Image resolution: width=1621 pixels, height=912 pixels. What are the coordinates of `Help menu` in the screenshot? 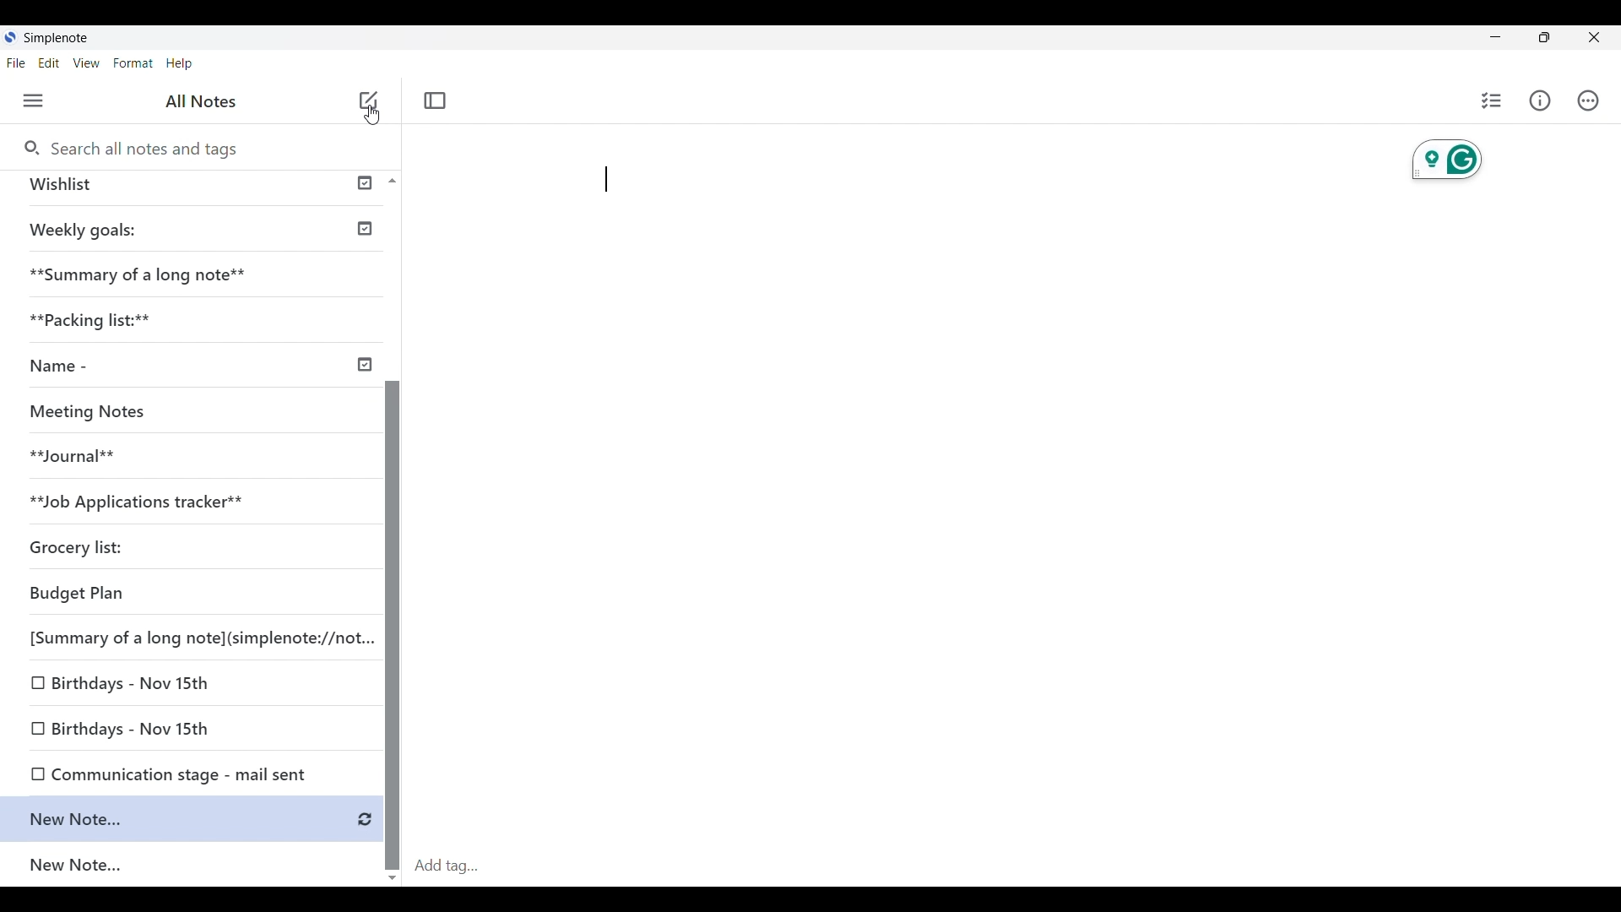 It's located at (180, 63).